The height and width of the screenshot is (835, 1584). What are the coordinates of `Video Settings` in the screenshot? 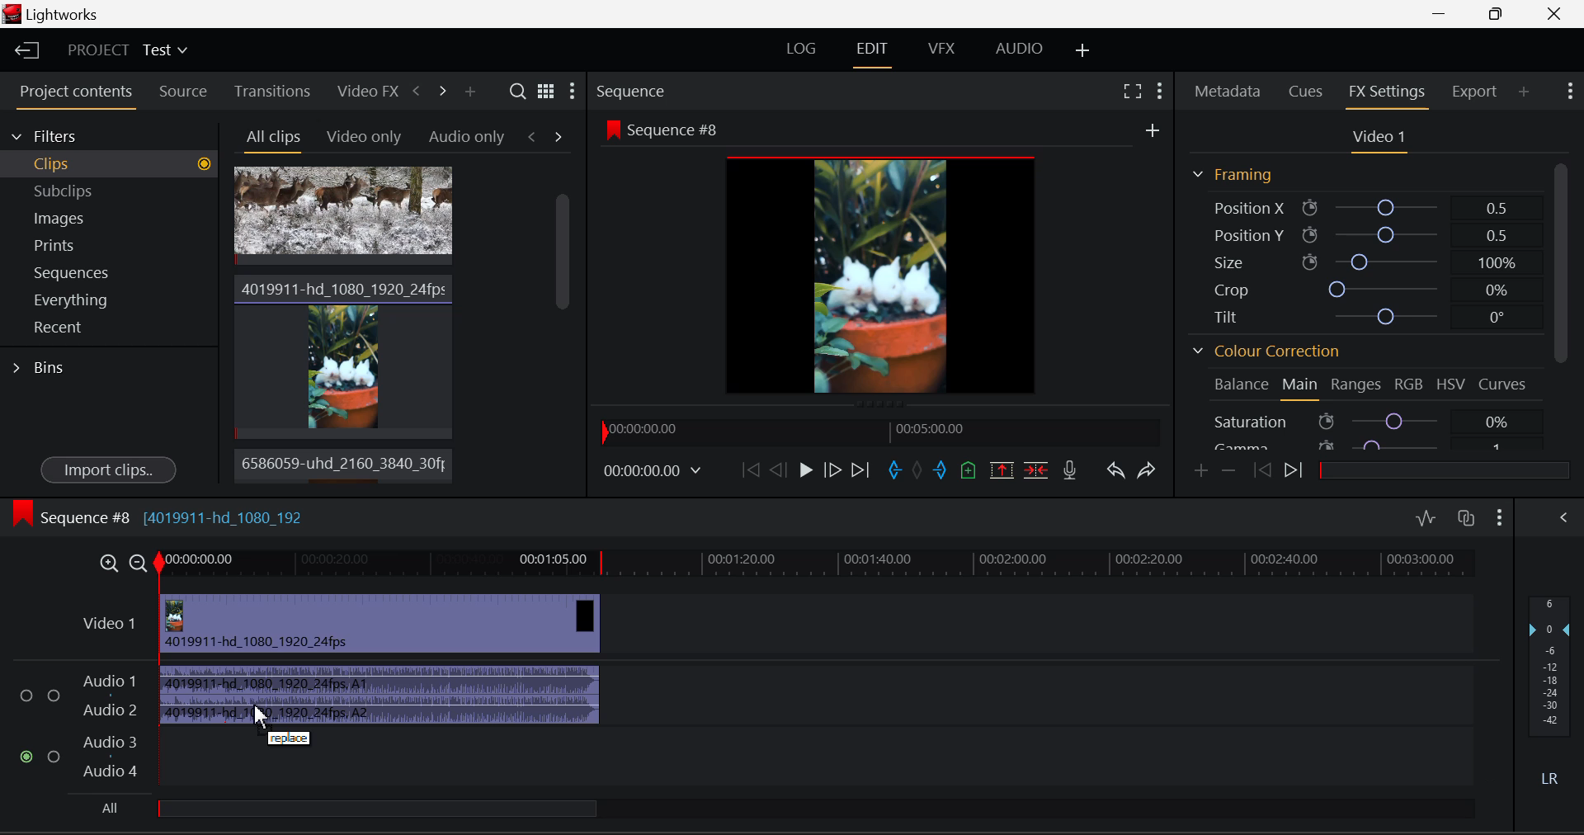 It's located at (1377, 136).